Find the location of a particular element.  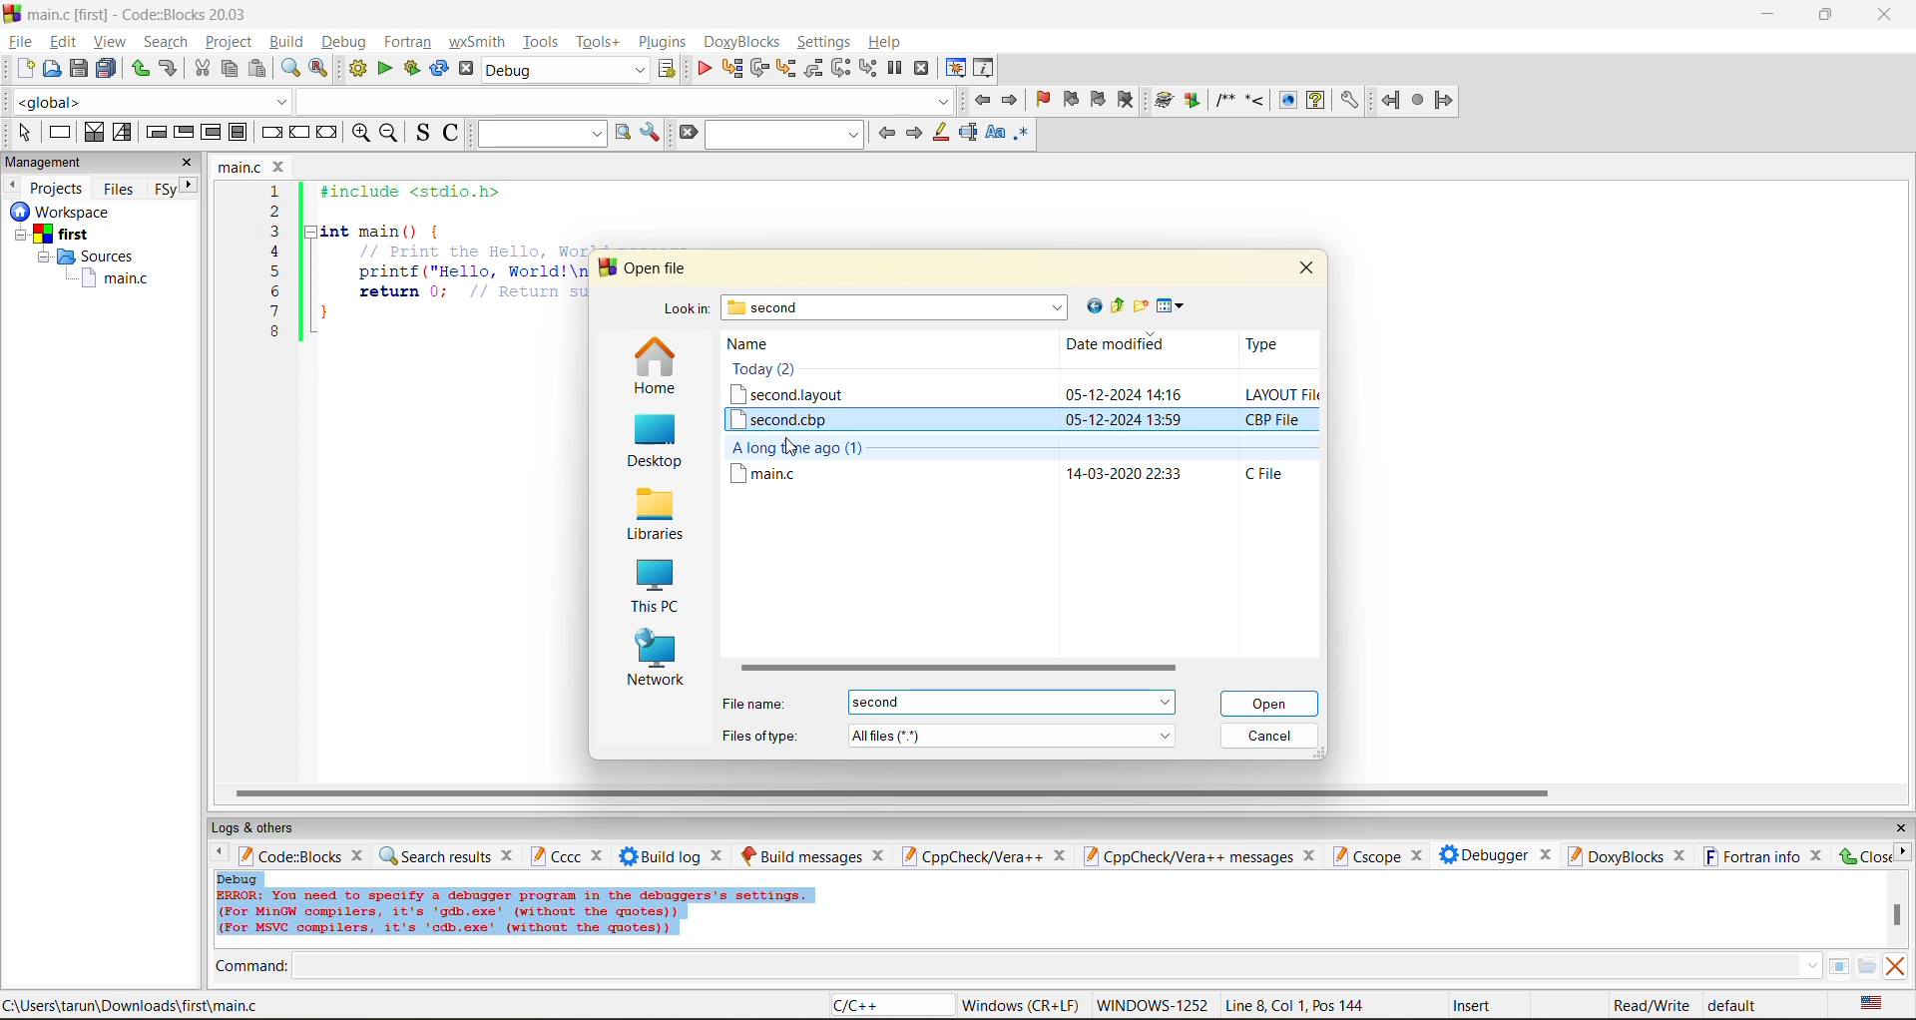

main.c file is located at coordinates (771, 473).